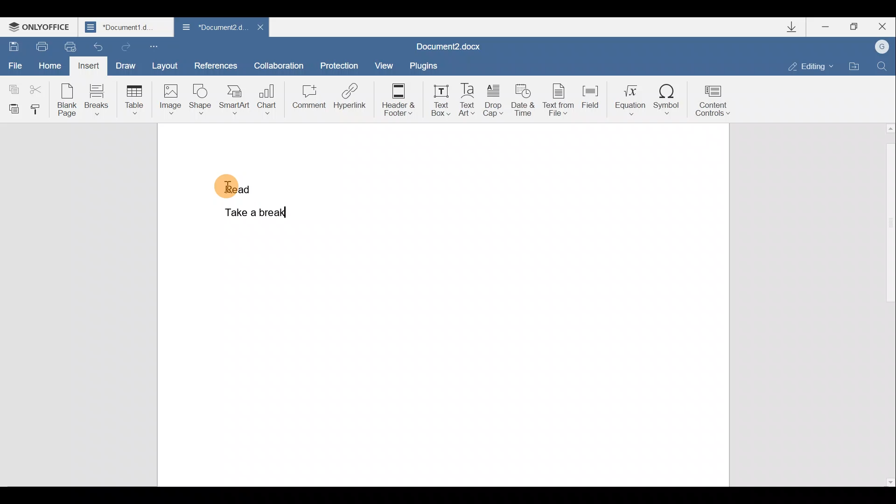 The width and height of the screenshot is (896, 504). Describe the element at coordinates (715, 103) in the screenshot. I see `Content controls` at that location.